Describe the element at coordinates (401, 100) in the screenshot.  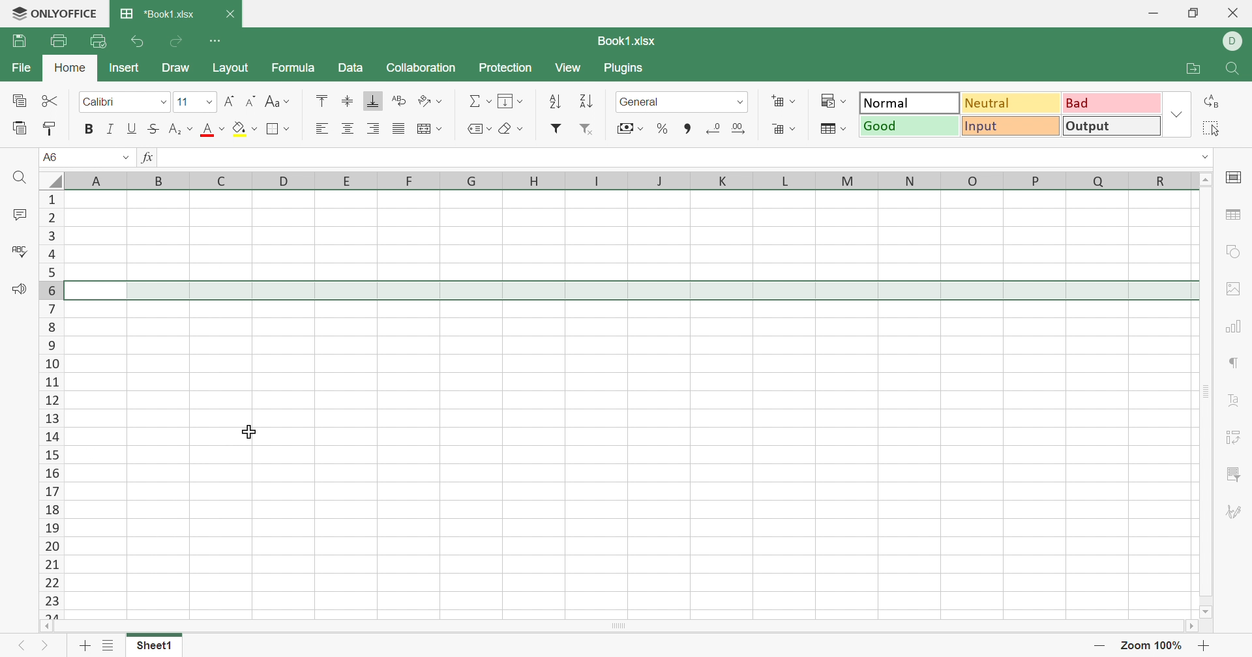
I see `Wrap Text` at that location.